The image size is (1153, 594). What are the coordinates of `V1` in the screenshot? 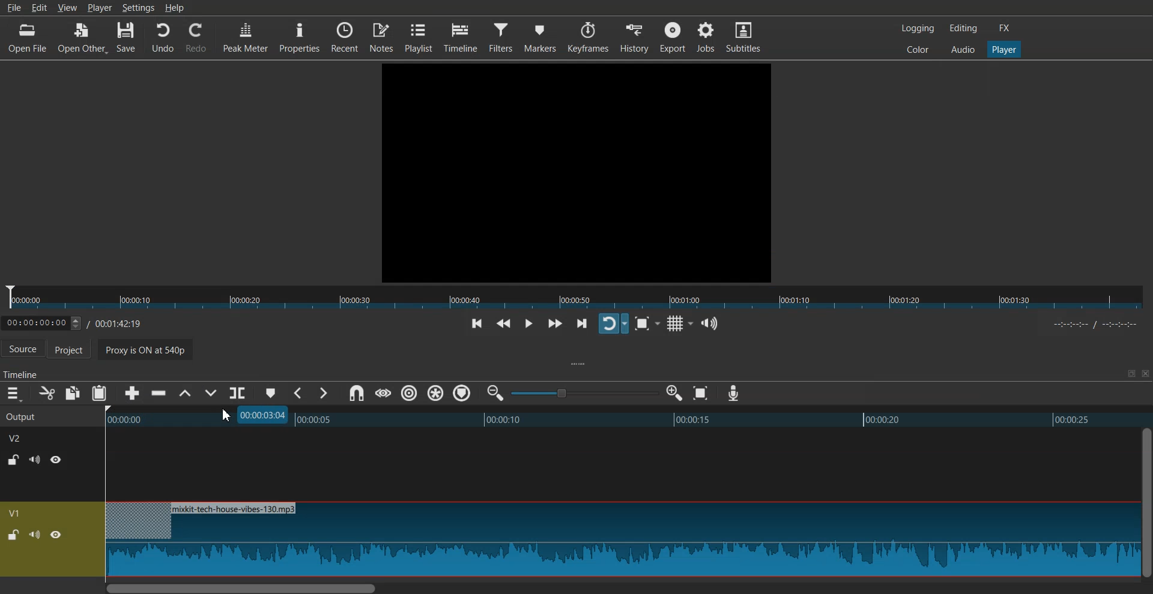 It's located at (16, 513).